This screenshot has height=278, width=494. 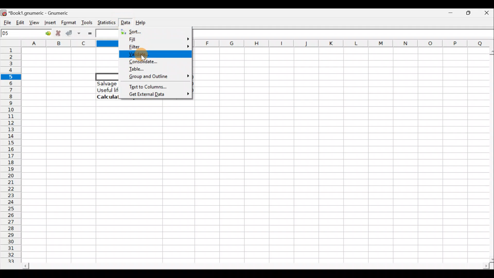 I want to click on View, so click(x=34, y=22).